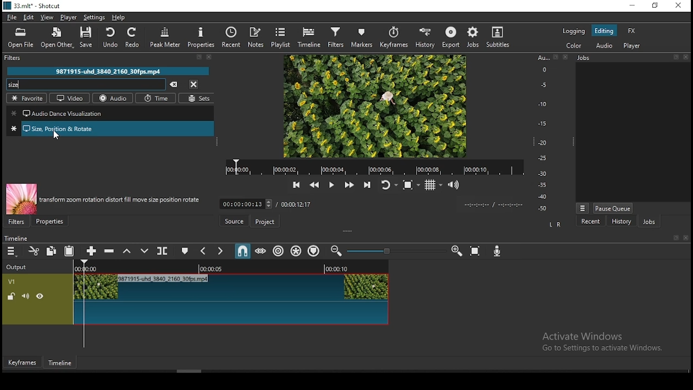 This screenshot has height=390, width=693. What do you see at coordinates (91, 251) in the screenshot?
I see `append` at bounding box center [91, 251].